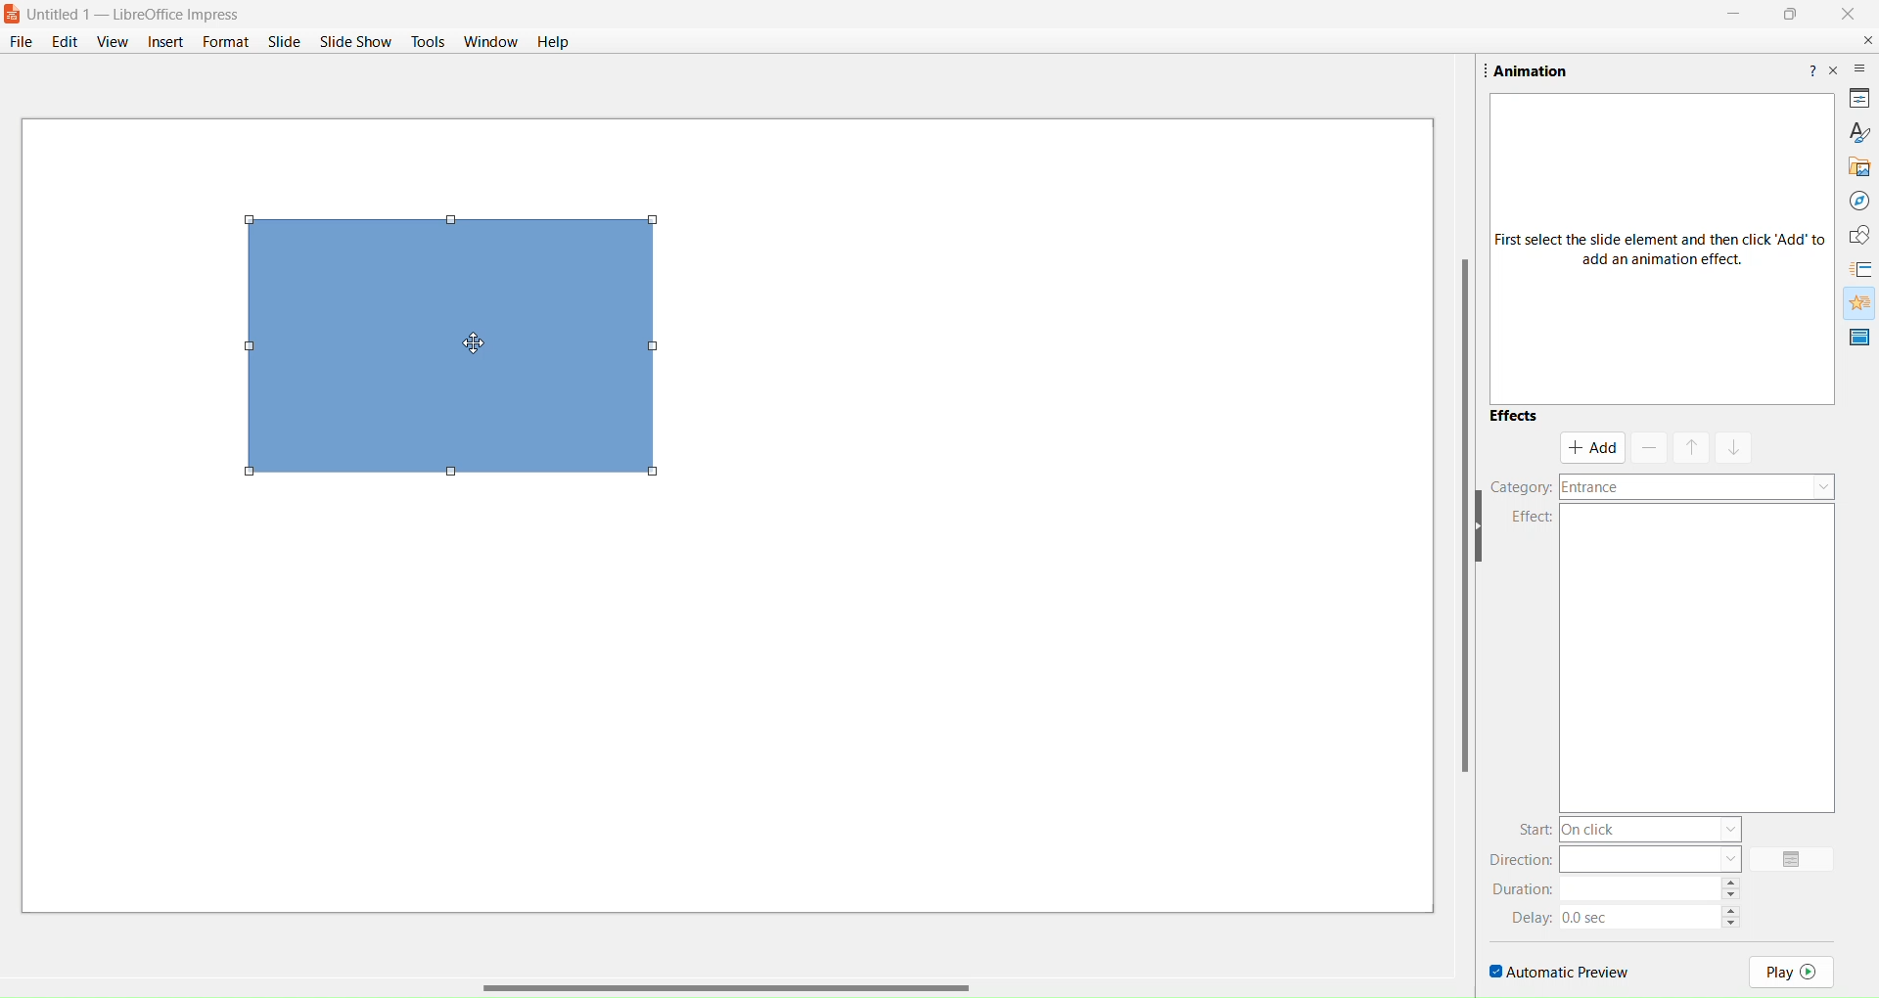 The height and width of the screenshot is (998, 1879). What do you see at coordinates (1857, 99) in the screenshot?
I see `properties` at bounding box center [1857, 99].